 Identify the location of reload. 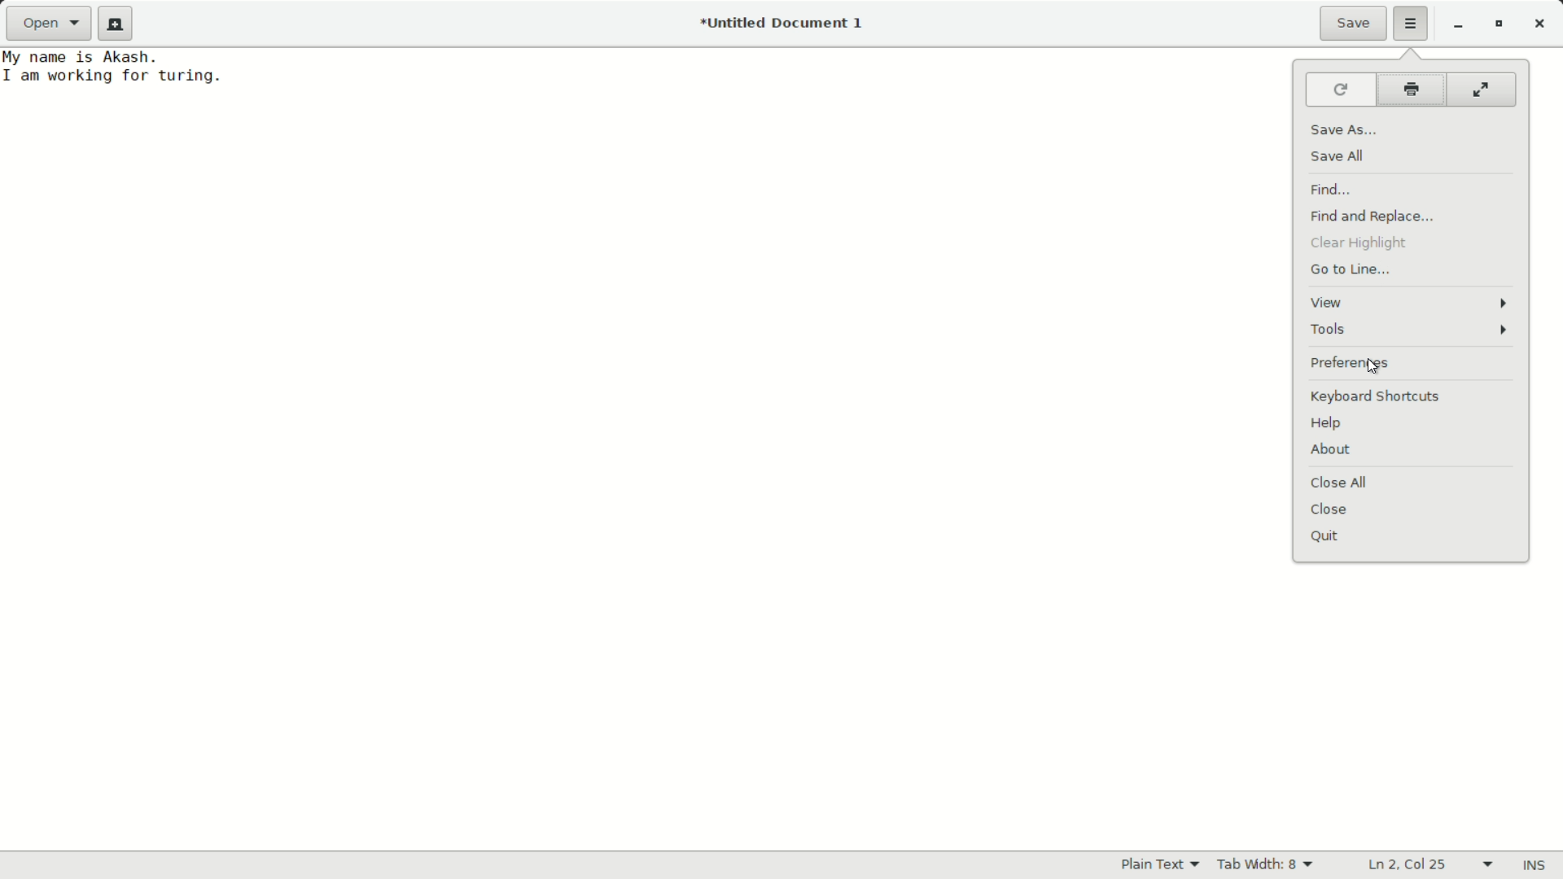
(1341, 90).